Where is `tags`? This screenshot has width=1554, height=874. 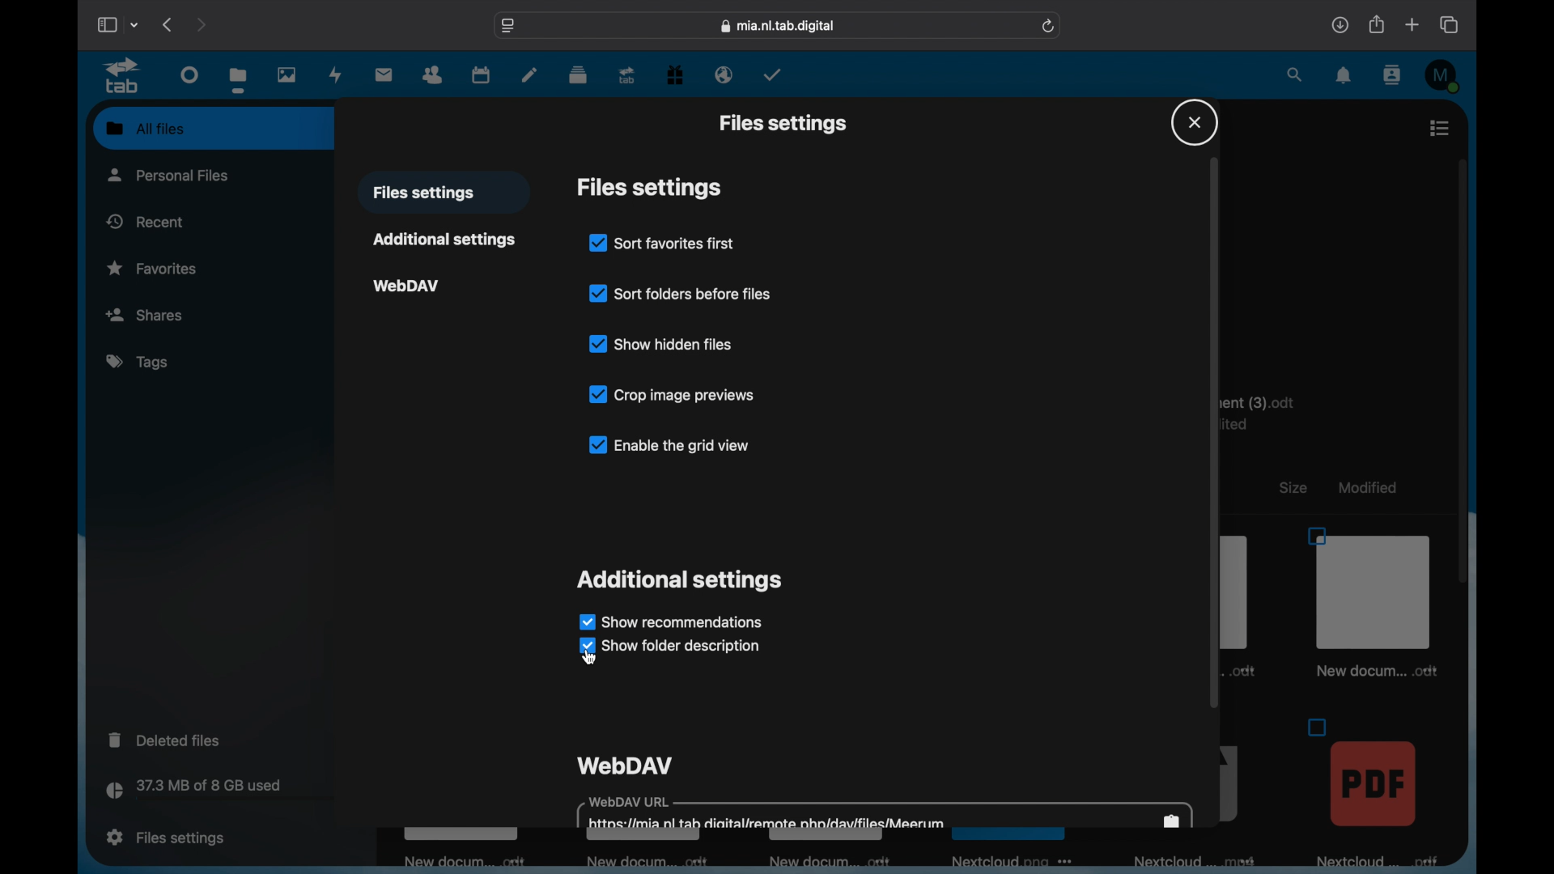 tags is located at coordinates (136, 361).